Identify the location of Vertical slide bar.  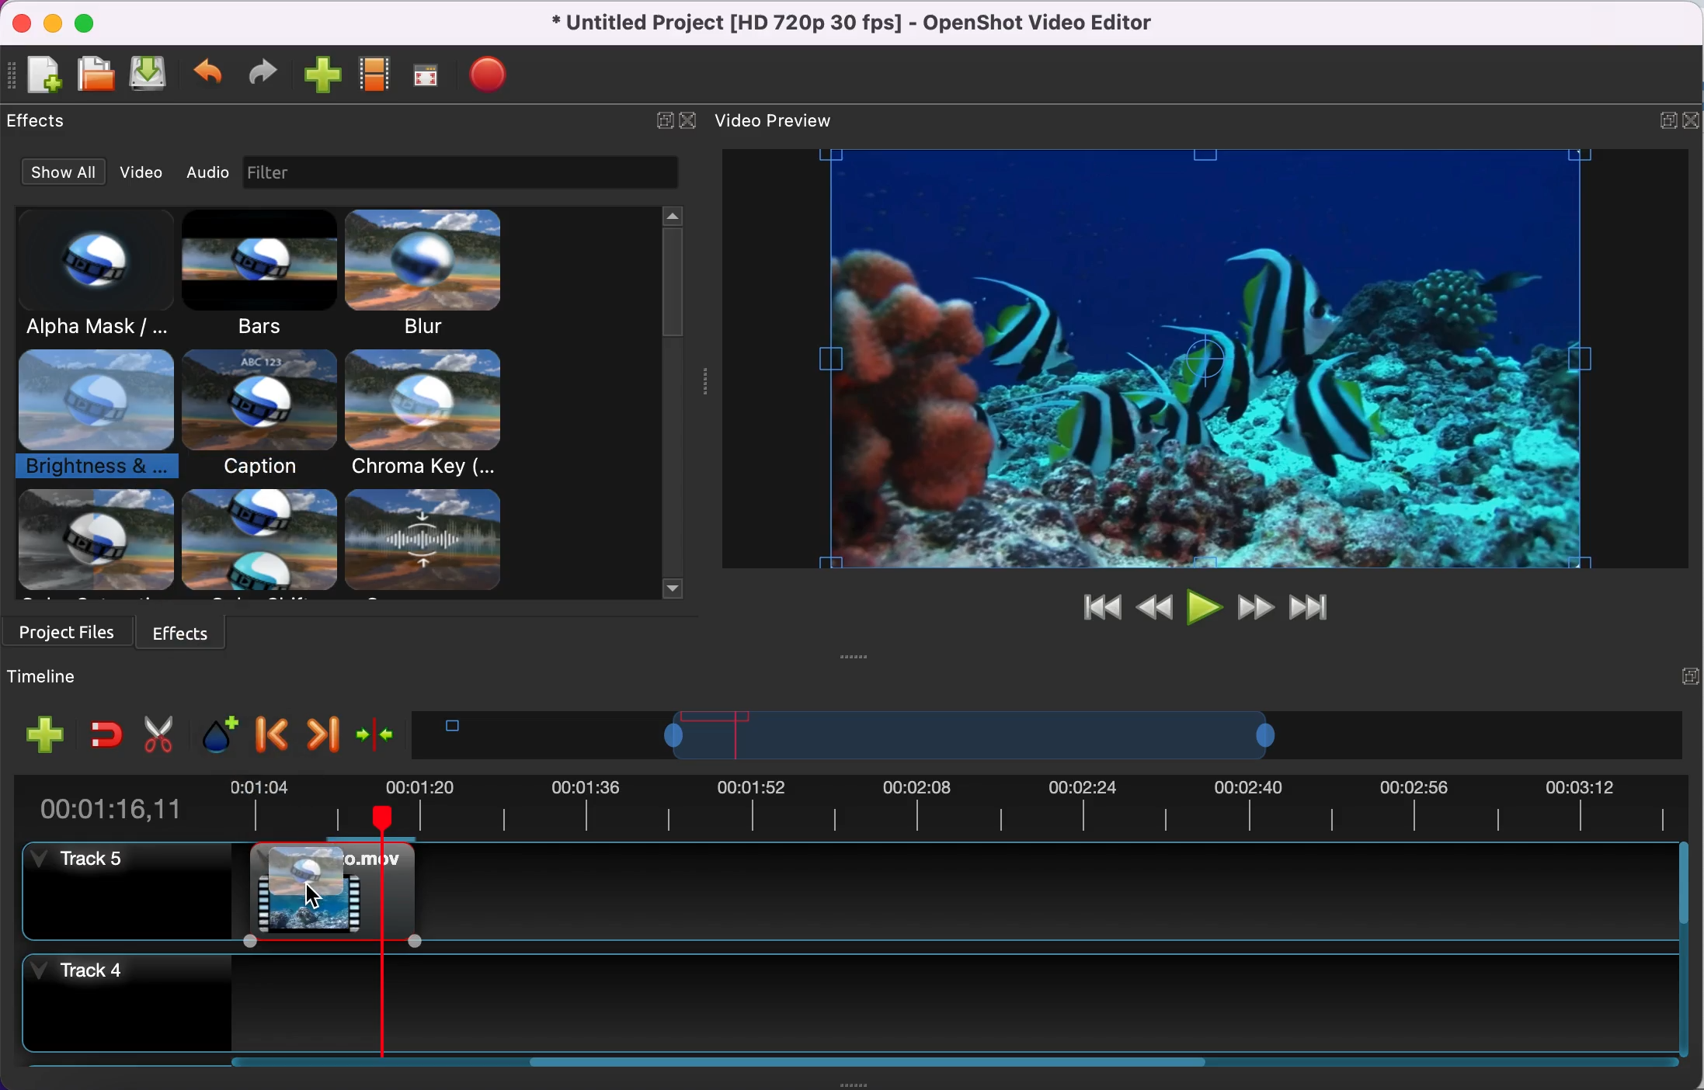
(1684, 951).